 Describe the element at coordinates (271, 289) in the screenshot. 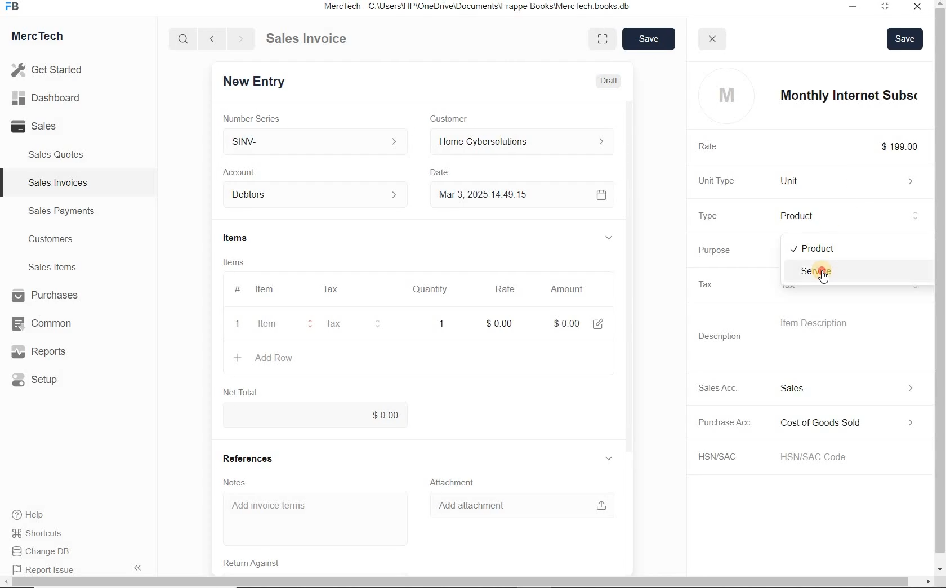

I see `Item` at that location.